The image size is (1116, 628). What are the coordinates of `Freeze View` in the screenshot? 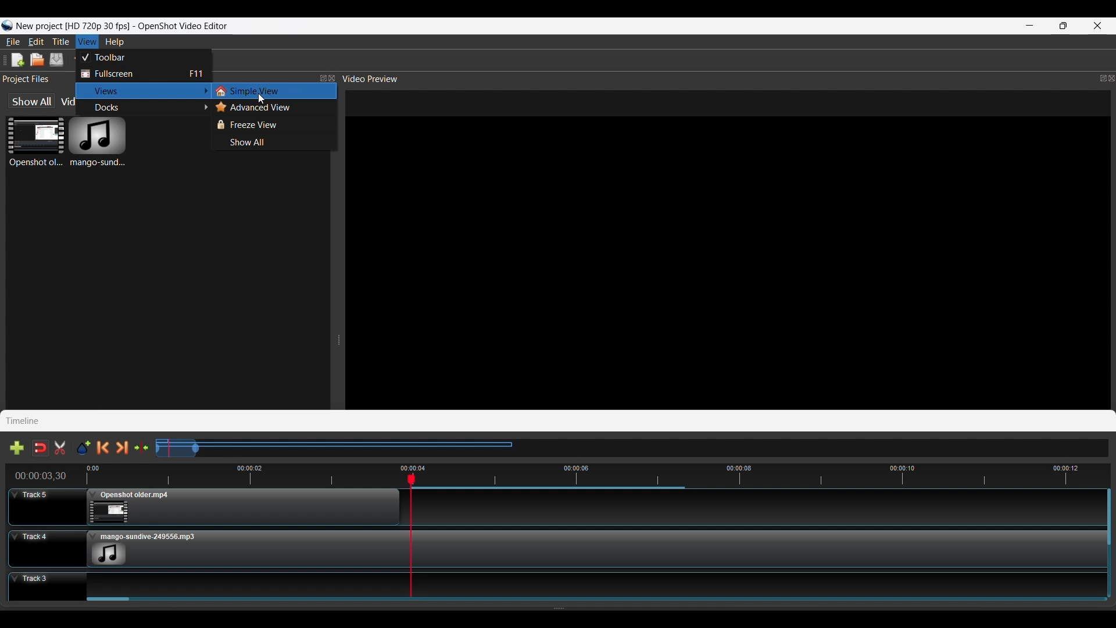 It's located at (271, 124).